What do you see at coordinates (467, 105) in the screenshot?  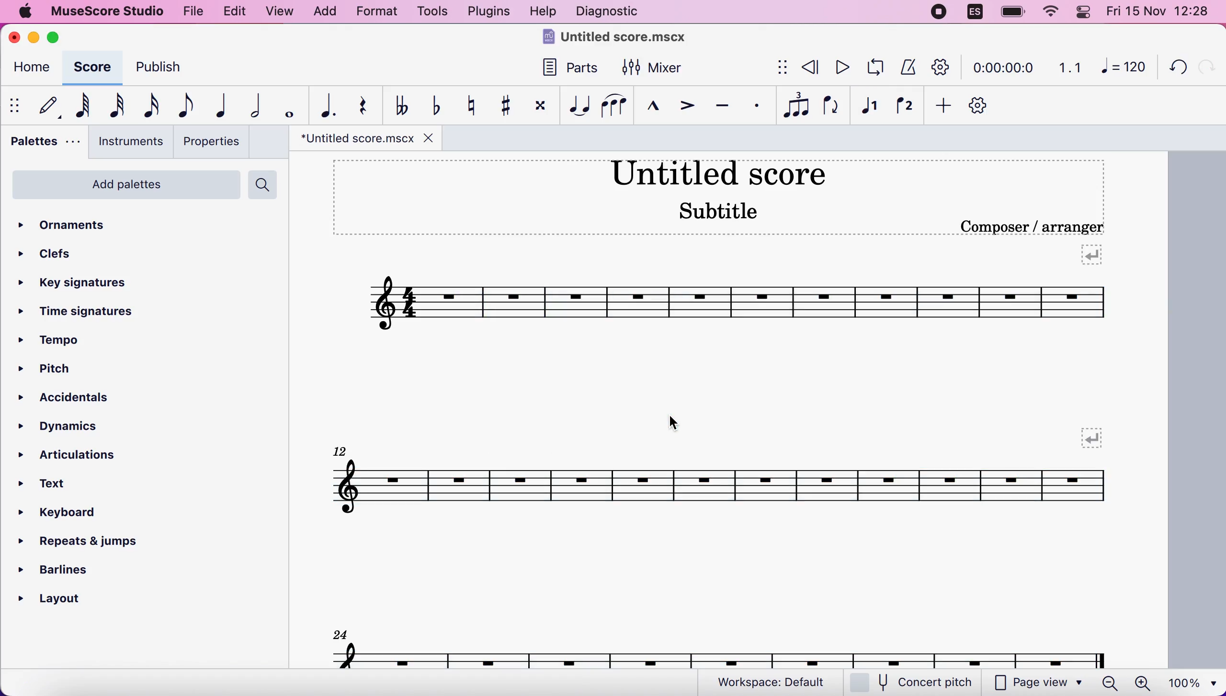 I see `toggle natural` at bounding box center [467, 105].